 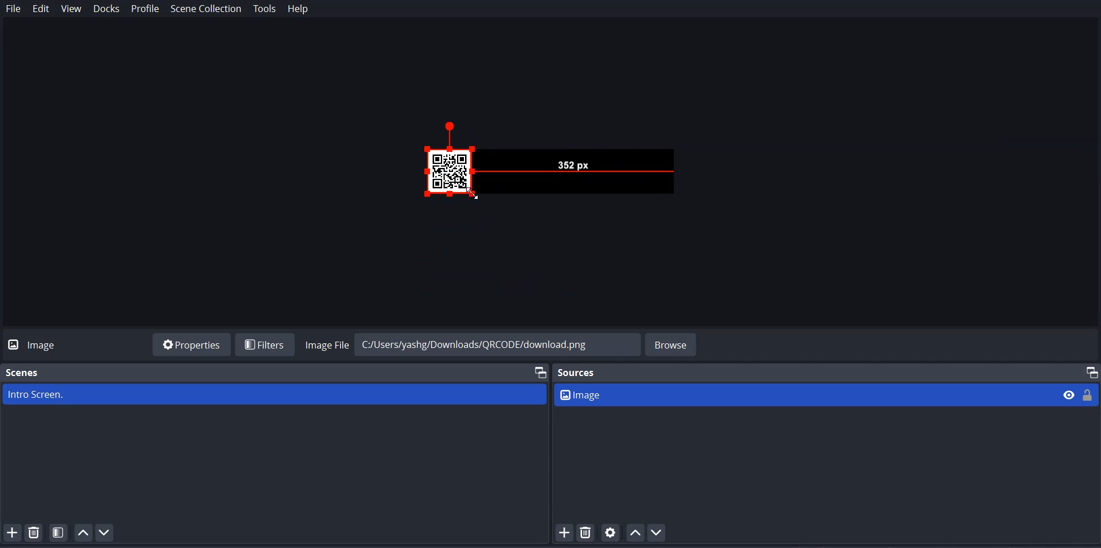 I want to click on Edit, so click(x=41, y=9).